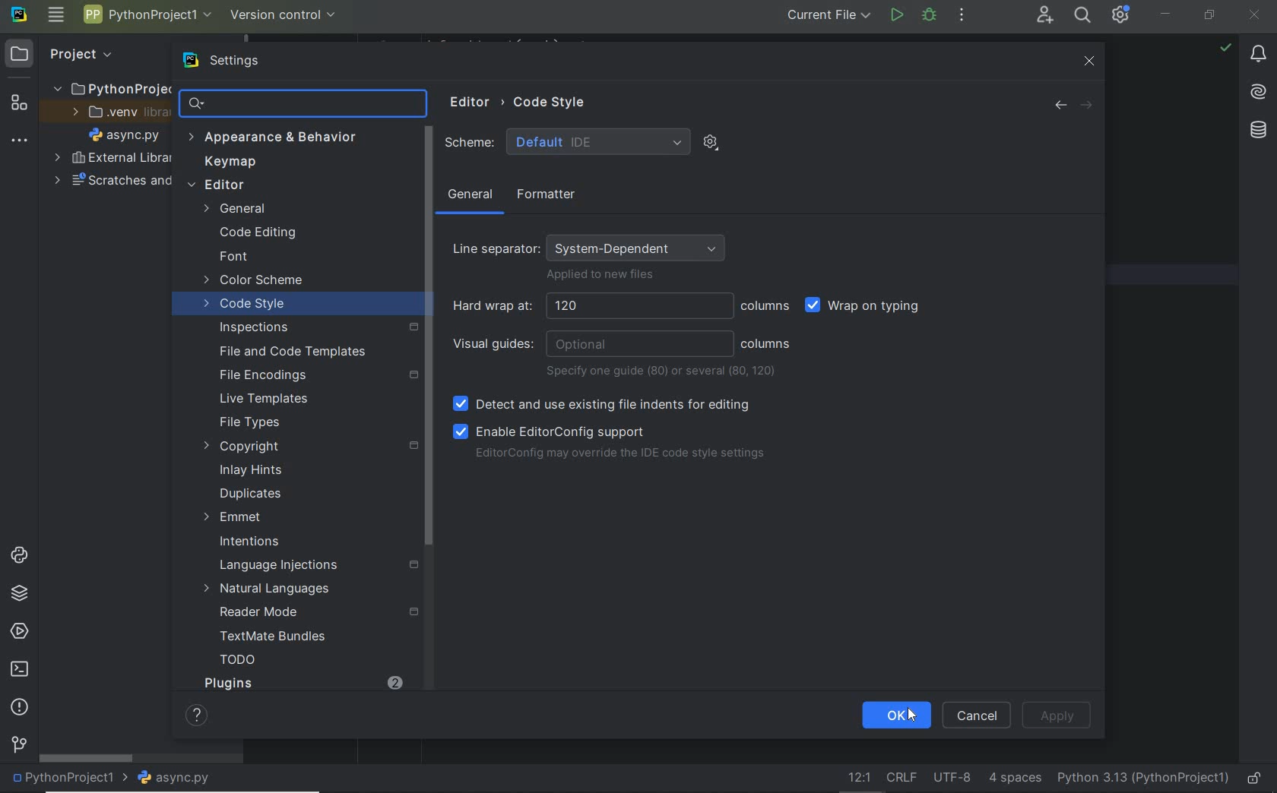 The height and width of the screenshot is (793, 1277). I want to click on project folder, so click(109, 90).